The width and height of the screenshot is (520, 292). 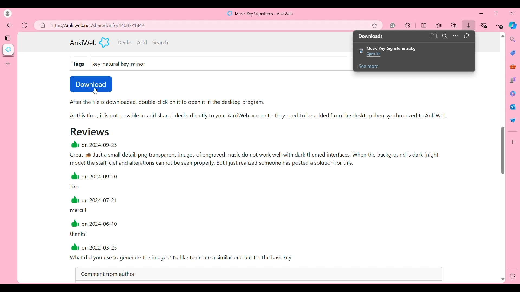 I want to click on Games, so click(x=513, y=80).